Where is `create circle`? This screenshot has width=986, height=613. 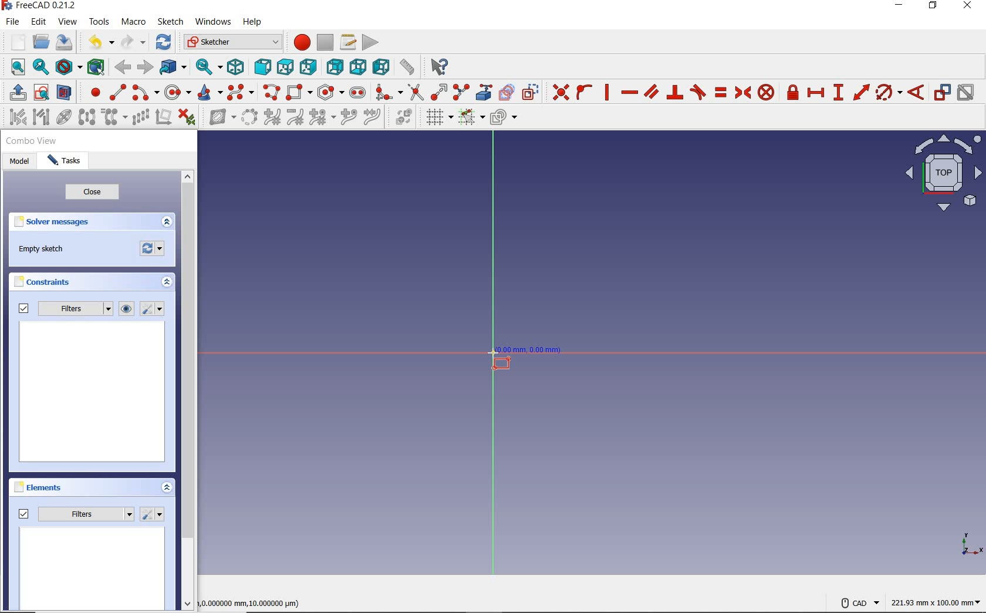
create circle is located at coordinates (178, 92).